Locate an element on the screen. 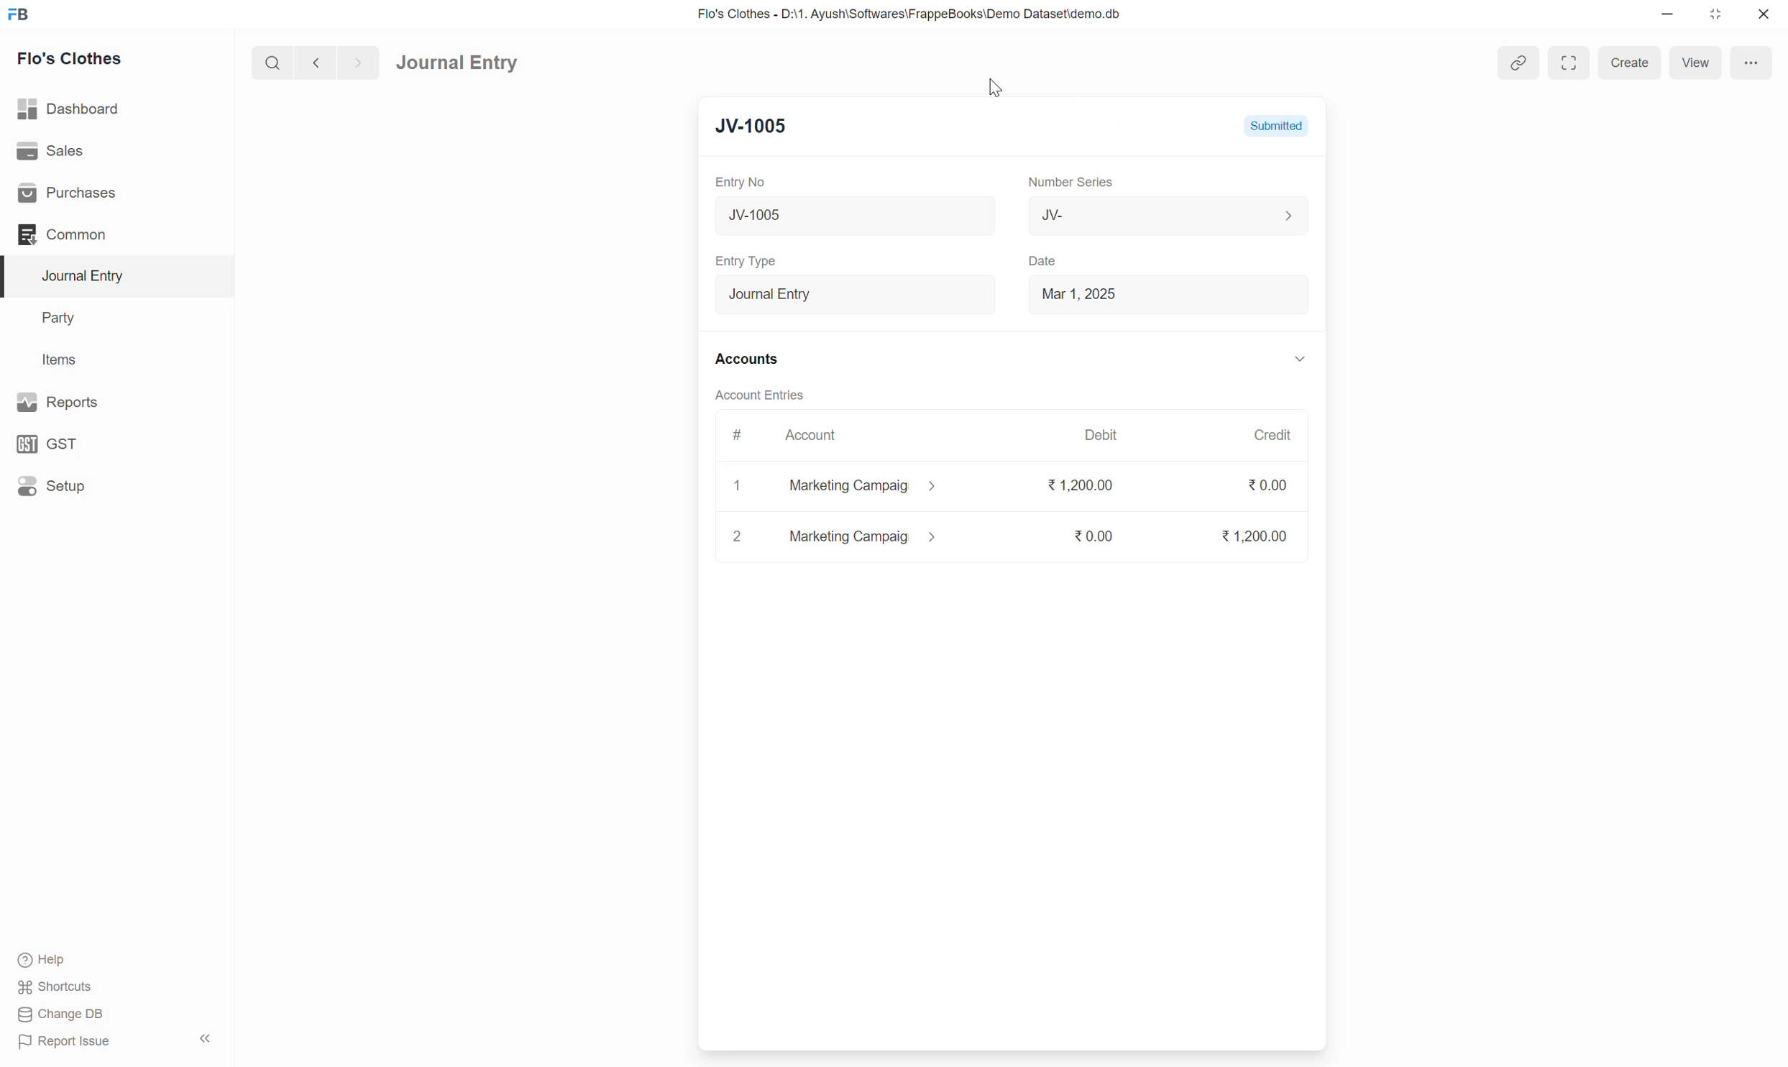 This screenshot has height=1067, width=1788. Flo's Clothes - D:\1. Ayush\Softwares\FrappeBooks\Demo Dataset\demo.db is located at coordinates (913, 13).